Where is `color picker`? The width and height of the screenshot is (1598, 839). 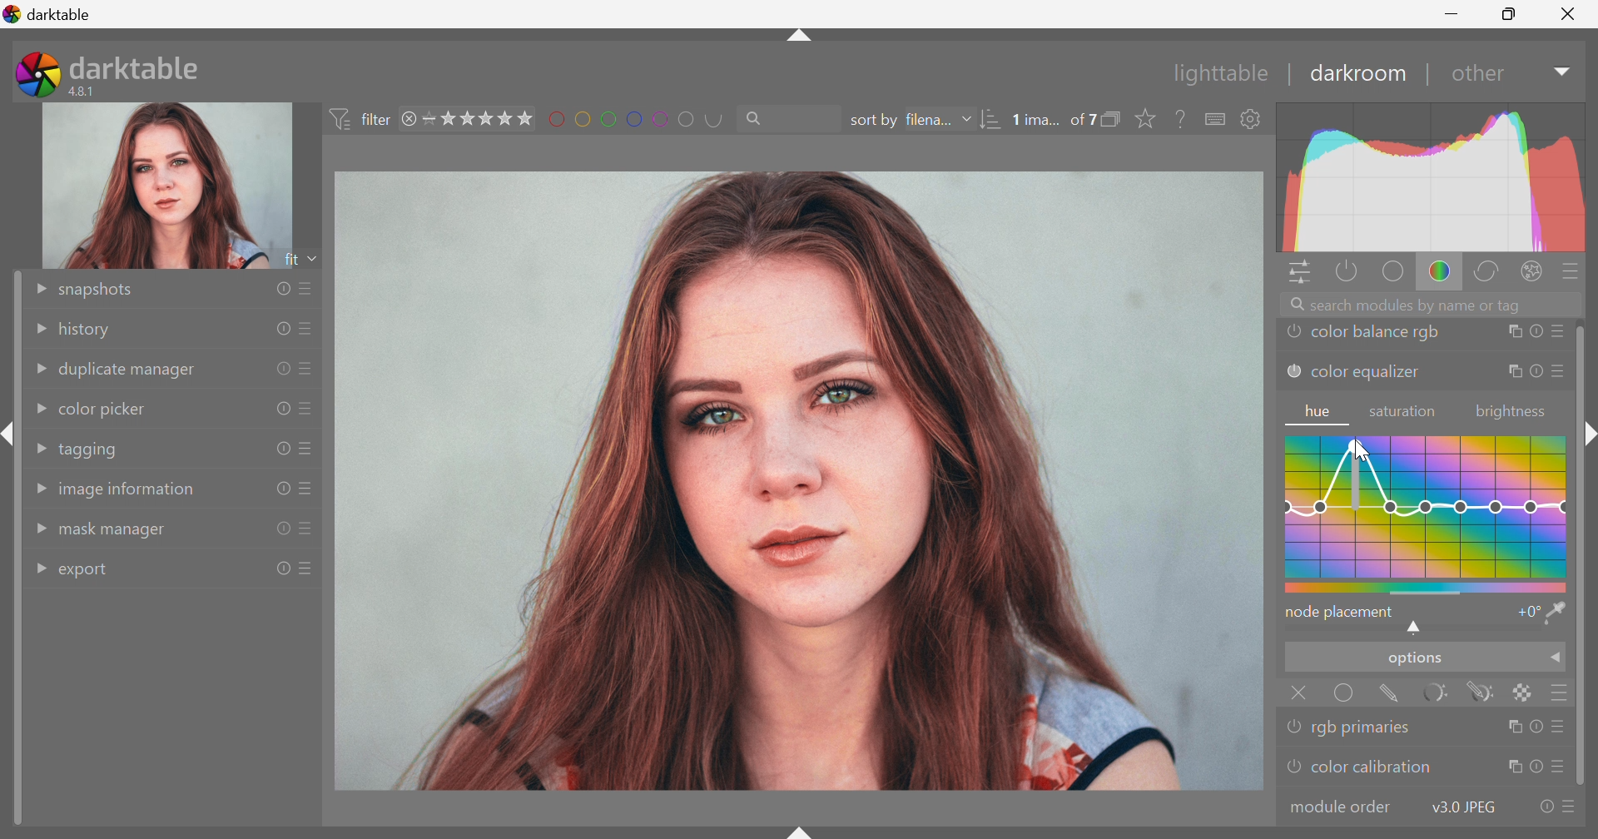
color picker is located at coordinates (103, 408).